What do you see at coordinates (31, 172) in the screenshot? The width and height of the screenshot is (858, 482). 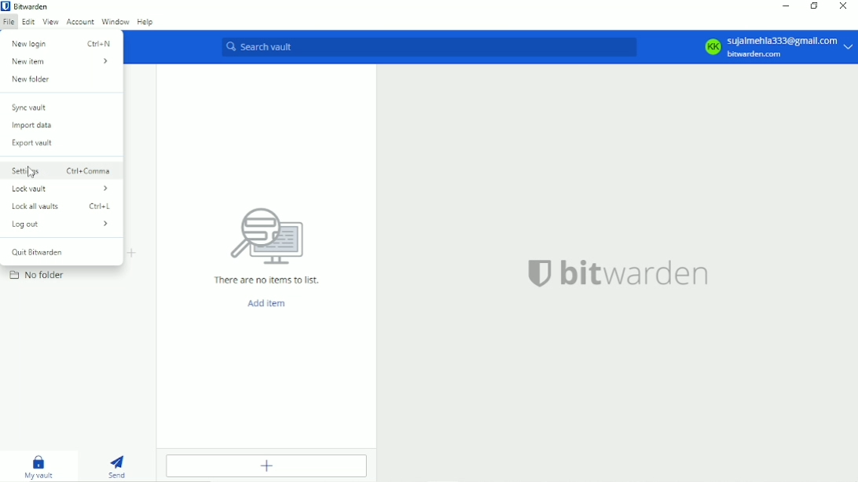 I see `Cursor` at bounding box center [31, 172].